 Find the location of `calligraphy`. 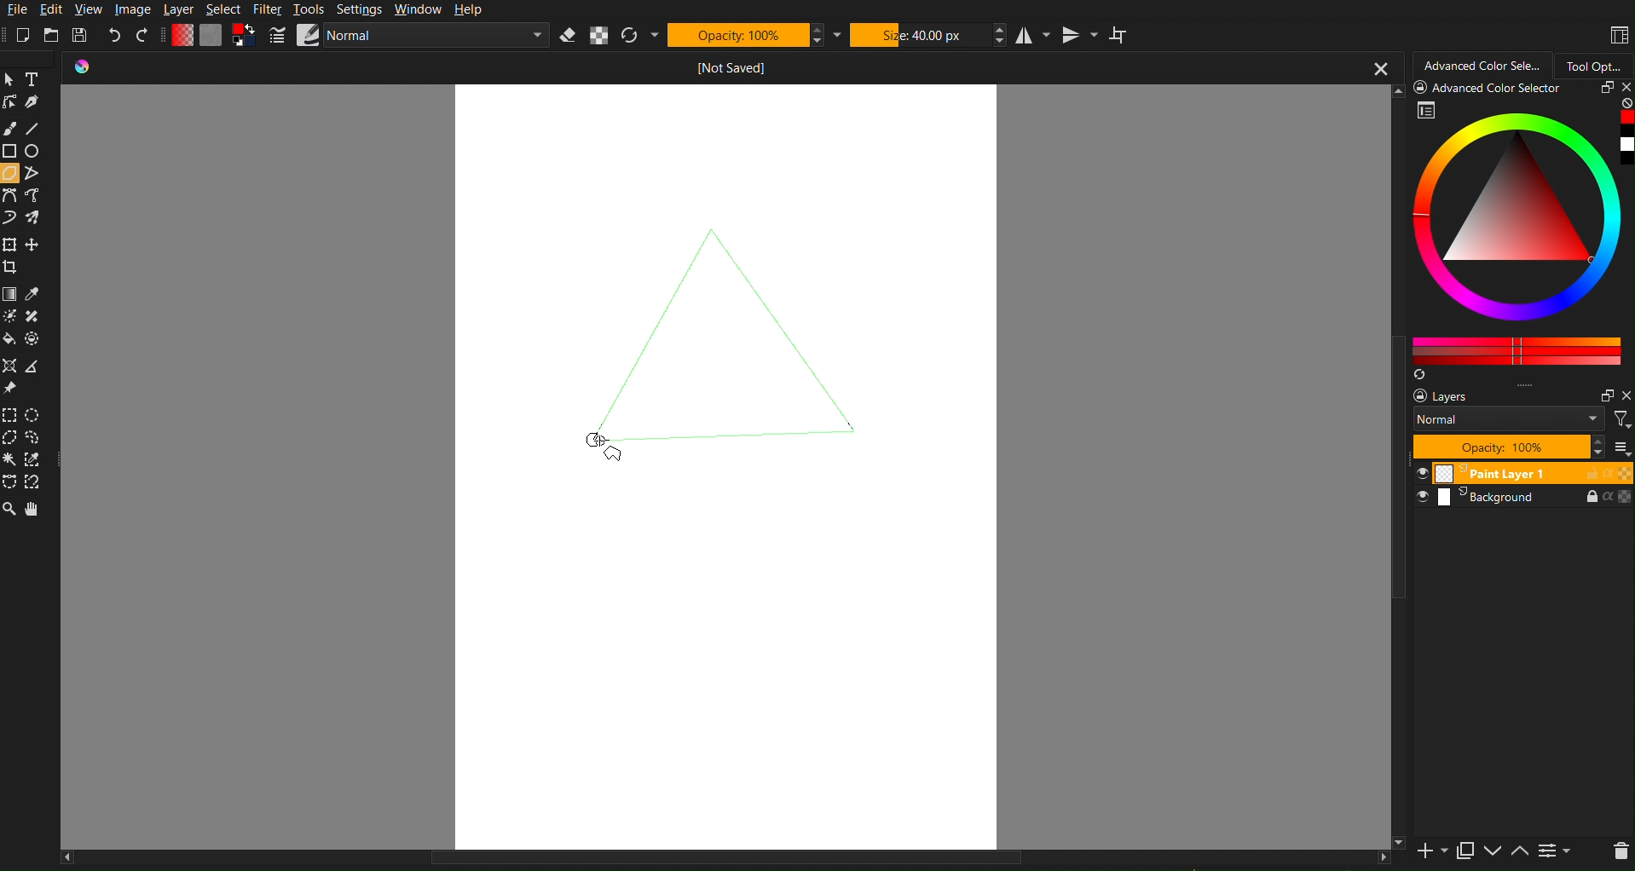

calligraphy is located at coordinates (41, 104).